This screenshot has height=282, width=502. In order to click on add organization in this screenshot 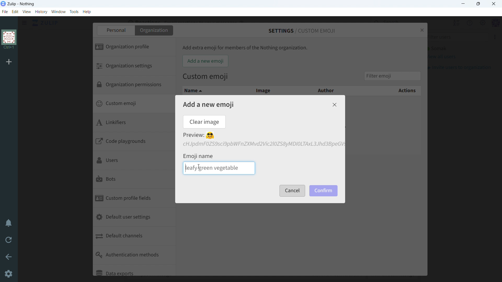, I will do `click(9, 62)`.